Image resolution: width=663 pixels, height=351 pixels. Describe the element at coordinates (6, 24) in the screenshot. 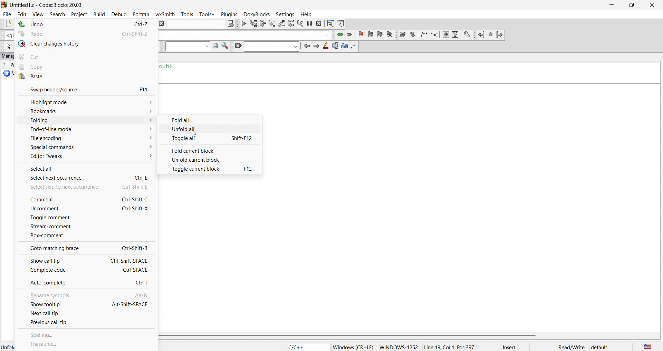

I see `new file` at that location.